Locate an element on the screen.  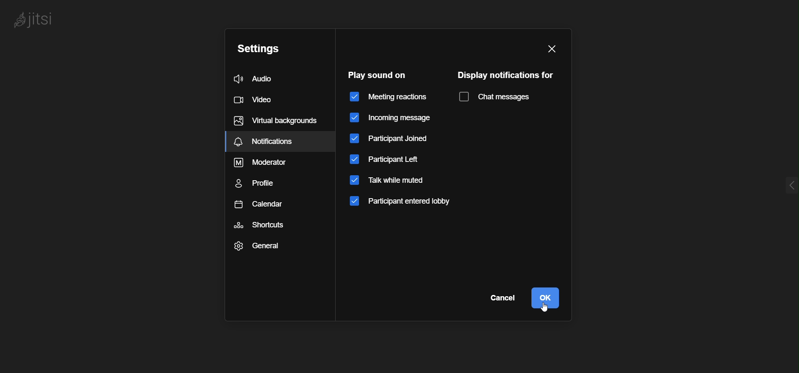
shortcuts is located at coordinates (263, 225).